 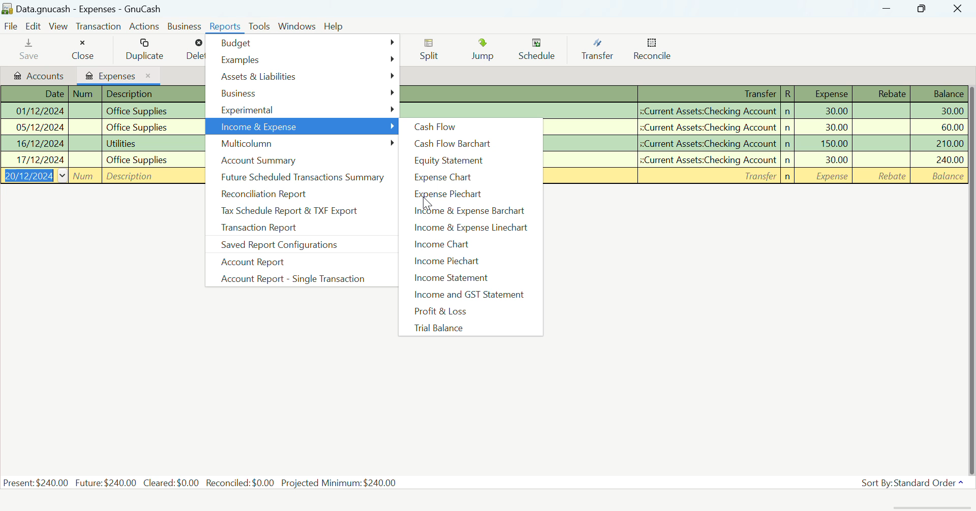 I want to click on Jump, so click(x=482, y=50).